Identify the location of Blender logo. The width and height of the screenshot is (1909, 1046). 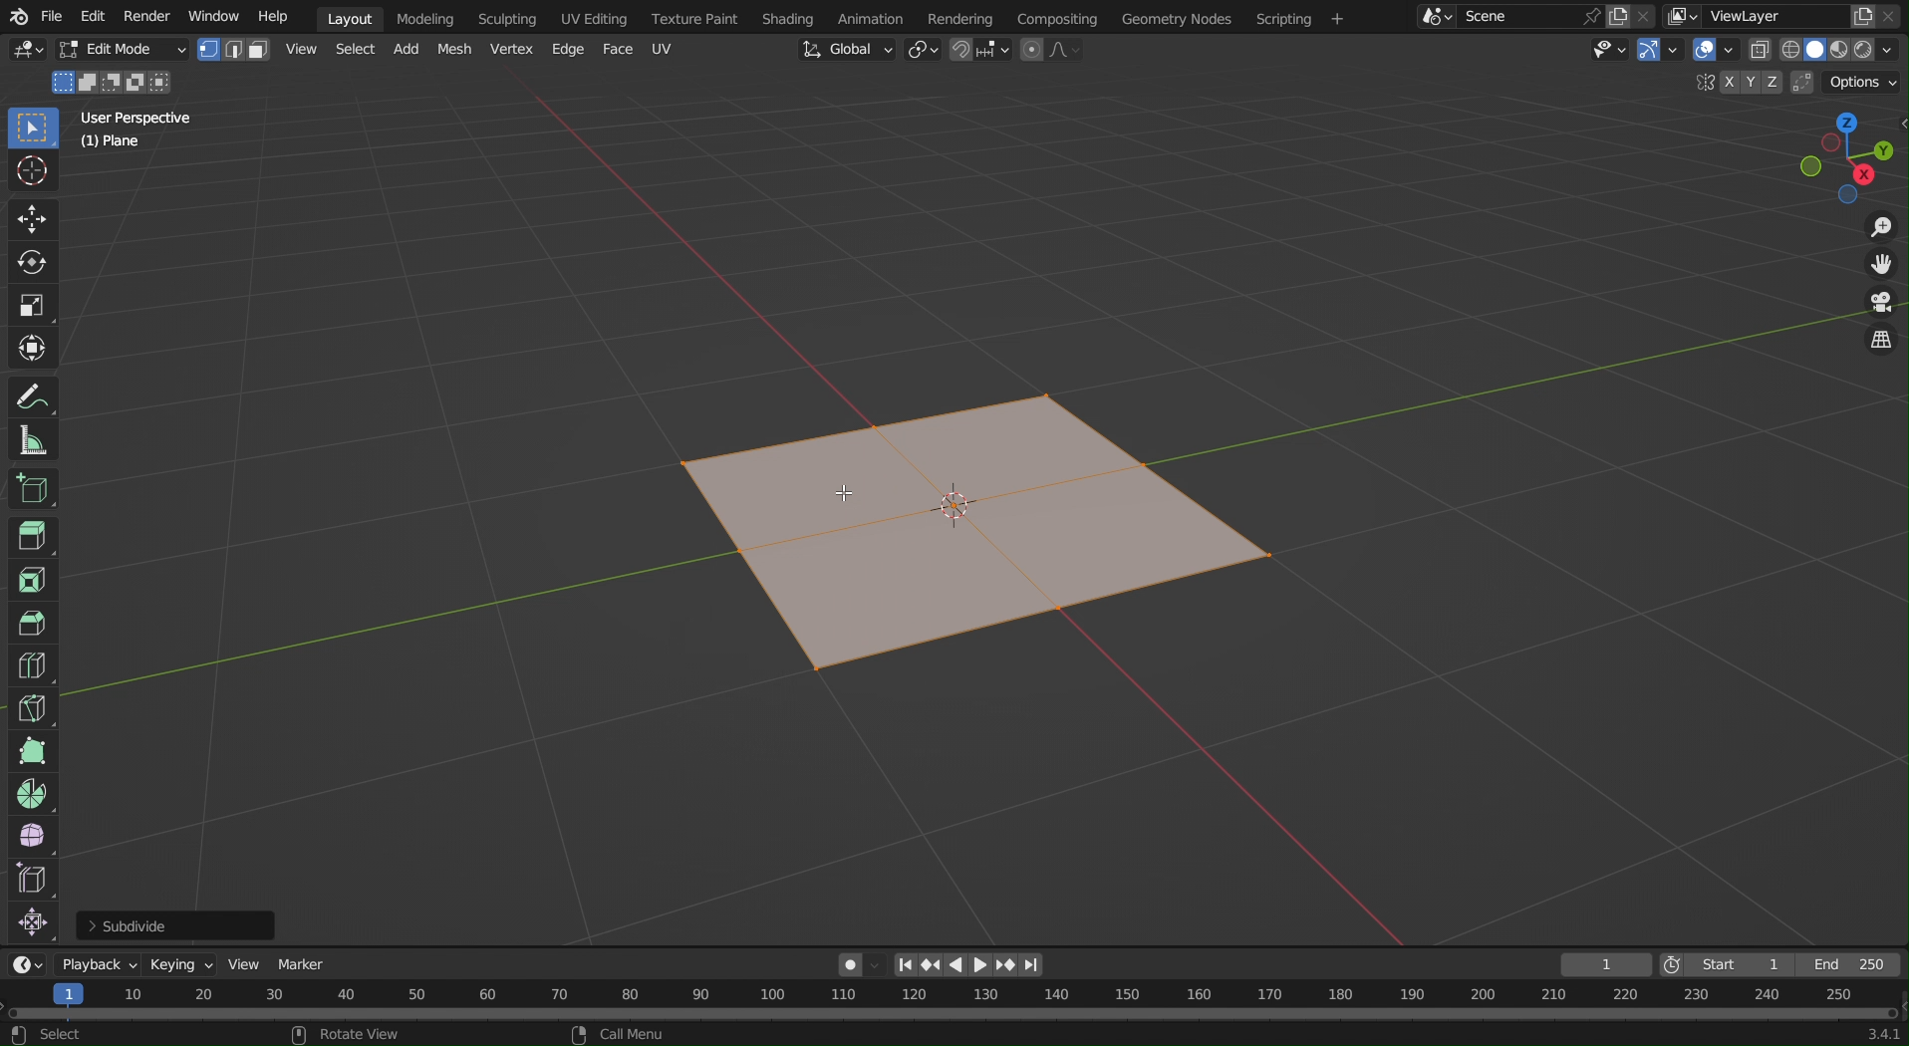
(17, 16).